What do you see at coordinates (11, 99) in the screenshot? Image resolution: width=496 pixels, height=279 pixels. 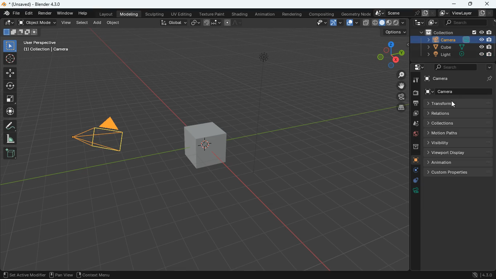 I see `full screen` at bounding box center [11, 99].